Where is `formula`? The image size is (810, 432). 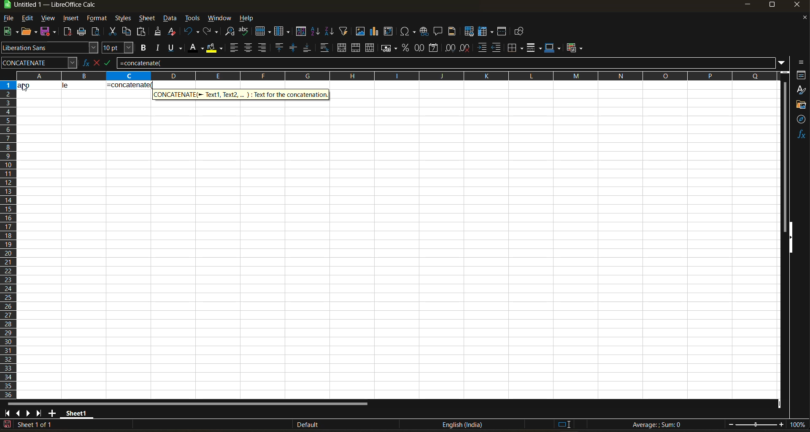 formula is located at coordinates (111, 64).